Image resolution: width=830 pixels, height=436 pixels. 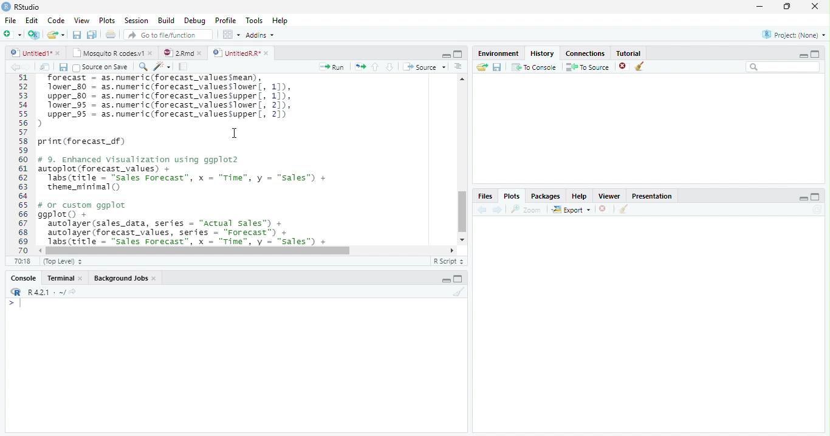 I want to click on Delete, so click(x=603, y=208).